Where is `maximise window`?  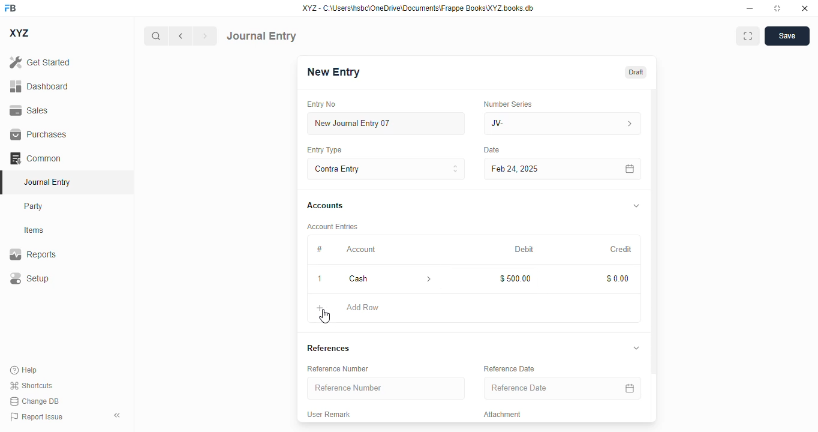
maximise window is located at coordinates (748, 36).